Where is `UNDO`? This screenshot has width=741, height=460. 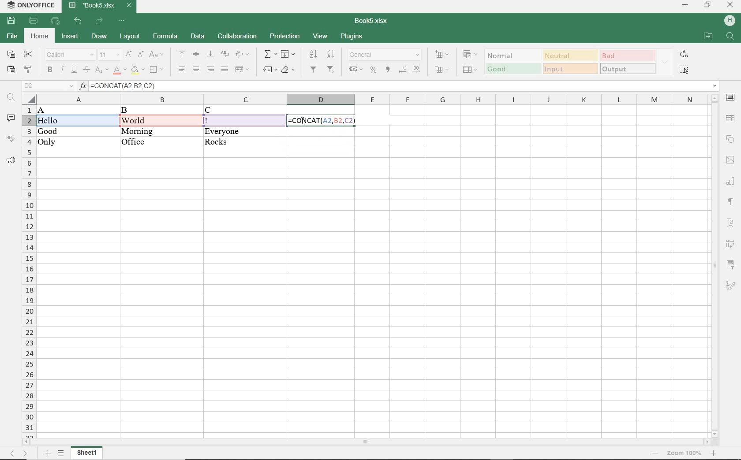
UNDO is located at coordinates (78, 21).